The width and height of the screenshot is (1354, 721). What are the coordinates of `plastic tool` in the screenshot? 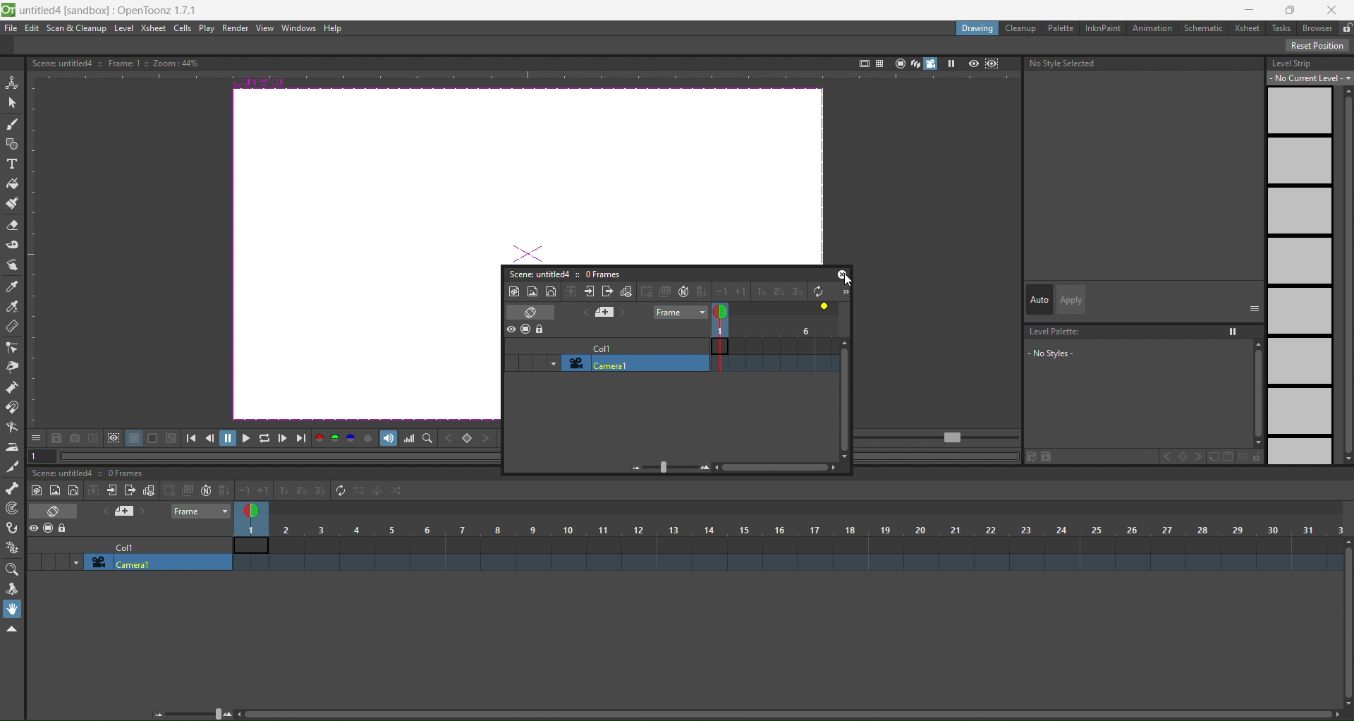 It's located at (13, 544).